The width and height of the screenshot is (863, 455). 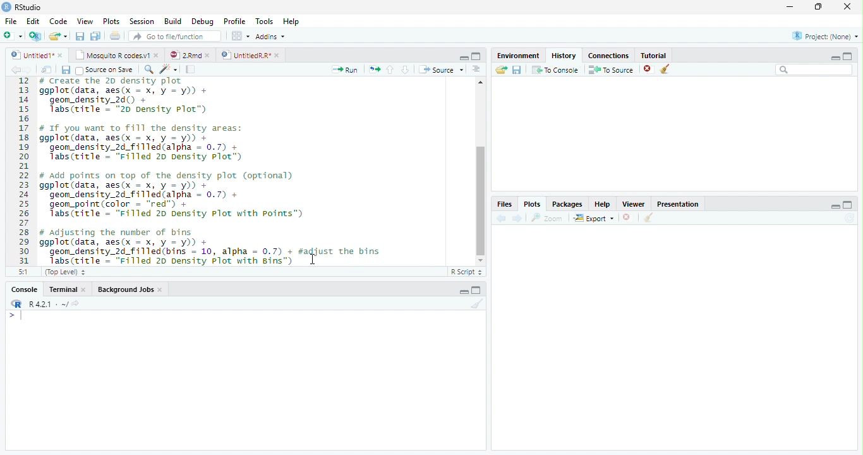 I want to click on clear, so click(x=648, y=219).